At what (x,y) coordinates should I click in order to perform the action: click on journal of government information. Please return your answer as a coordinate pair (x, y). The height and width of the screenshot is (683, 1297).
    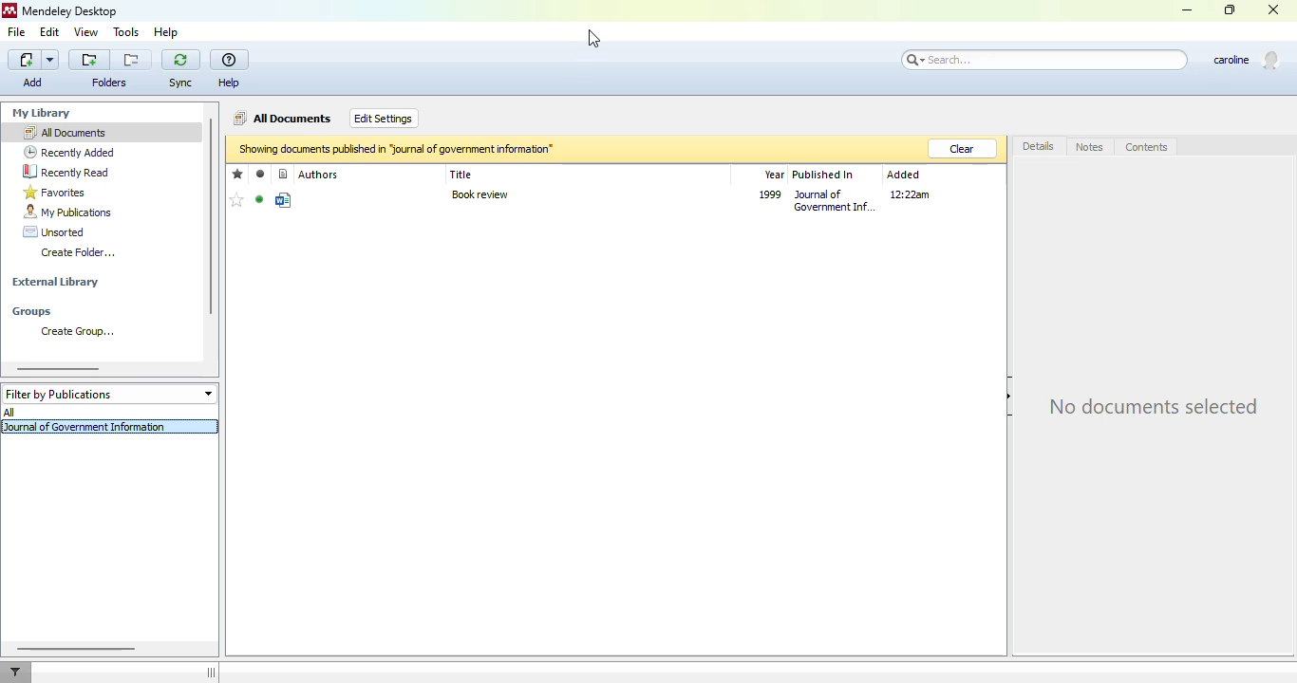
    Looking at the image, I should click on (87, 426).